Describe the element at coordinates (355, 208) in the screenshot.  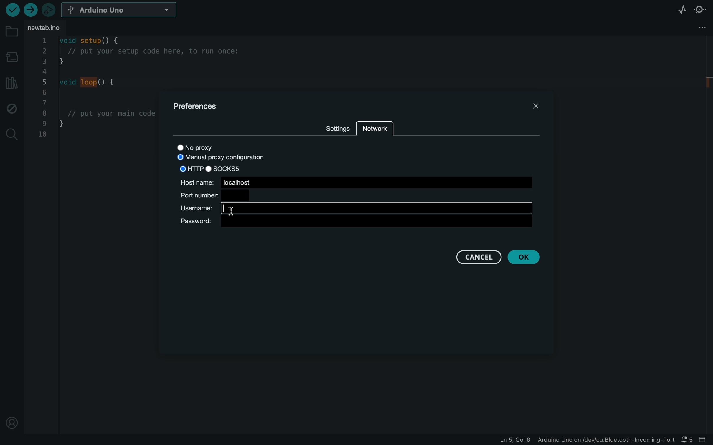
I see `start typing` at that location.